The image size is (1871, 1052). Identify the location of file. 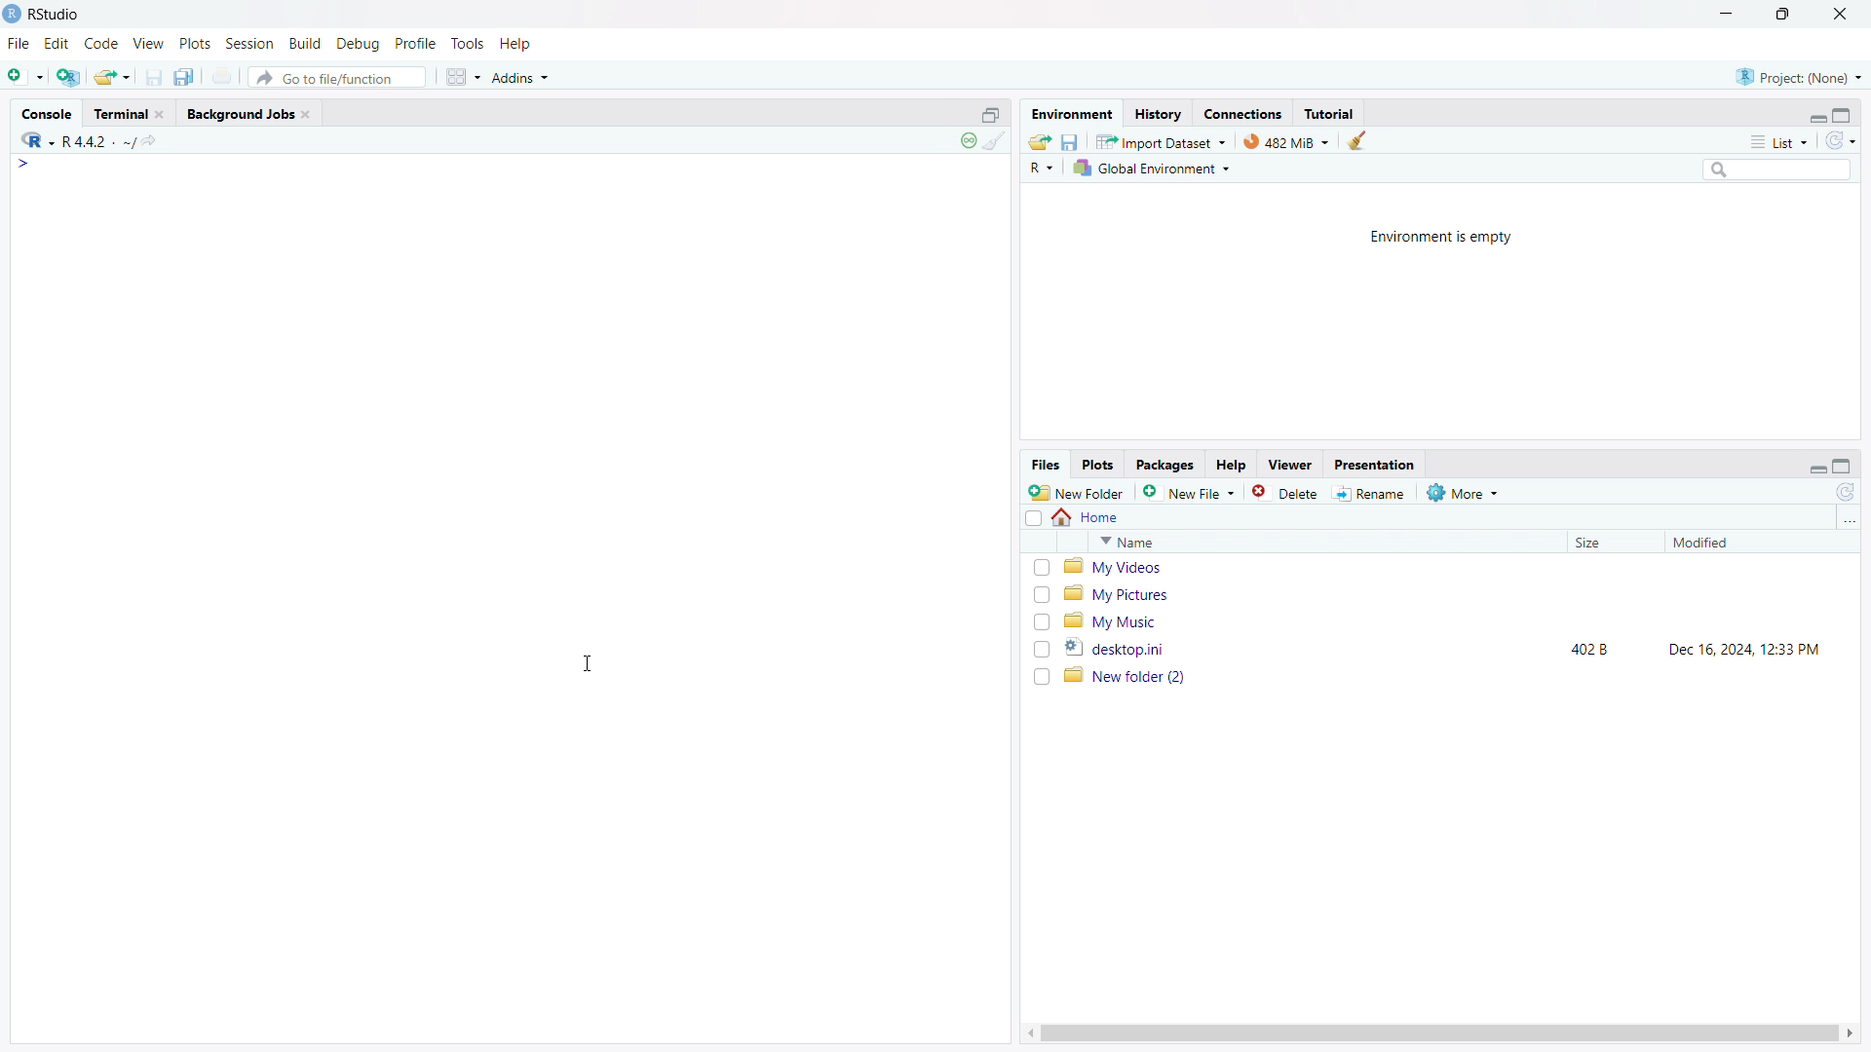
(19, 44).